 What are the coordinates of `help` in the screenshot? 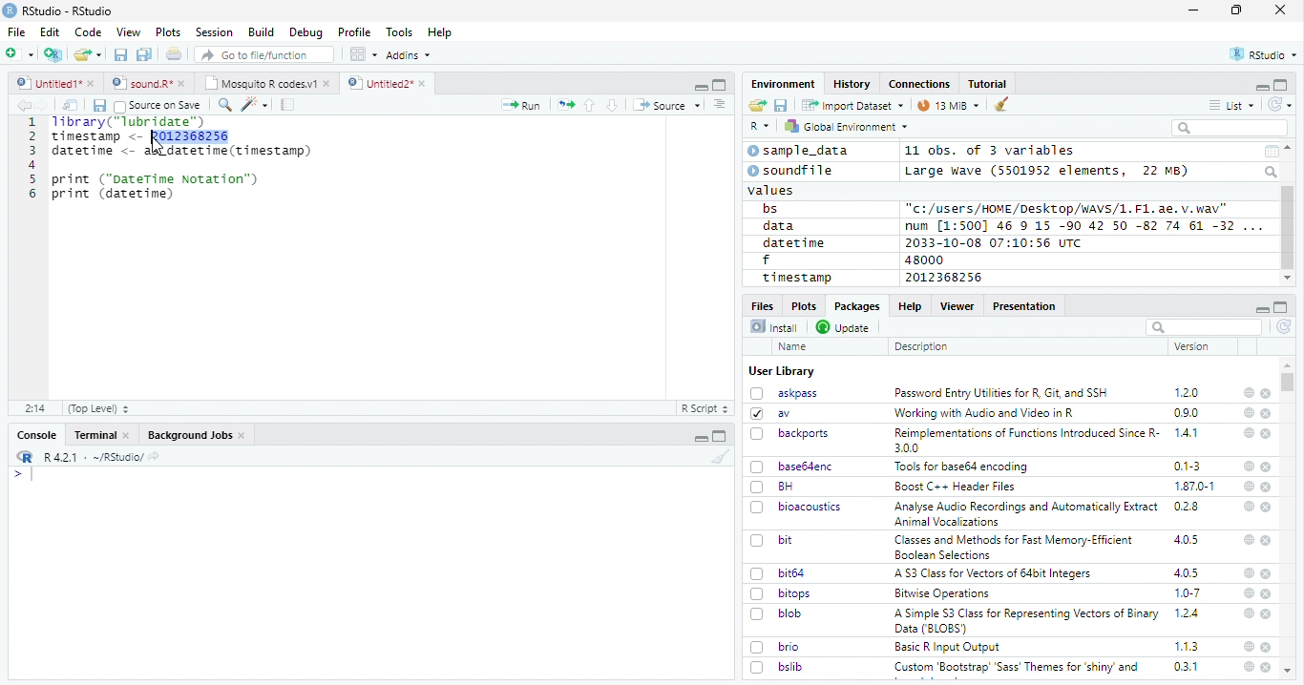 It's located at (1249, 467).